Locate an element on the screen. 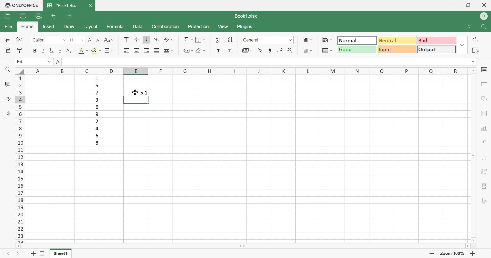  Shape settings is located at coordinates (484, 96).